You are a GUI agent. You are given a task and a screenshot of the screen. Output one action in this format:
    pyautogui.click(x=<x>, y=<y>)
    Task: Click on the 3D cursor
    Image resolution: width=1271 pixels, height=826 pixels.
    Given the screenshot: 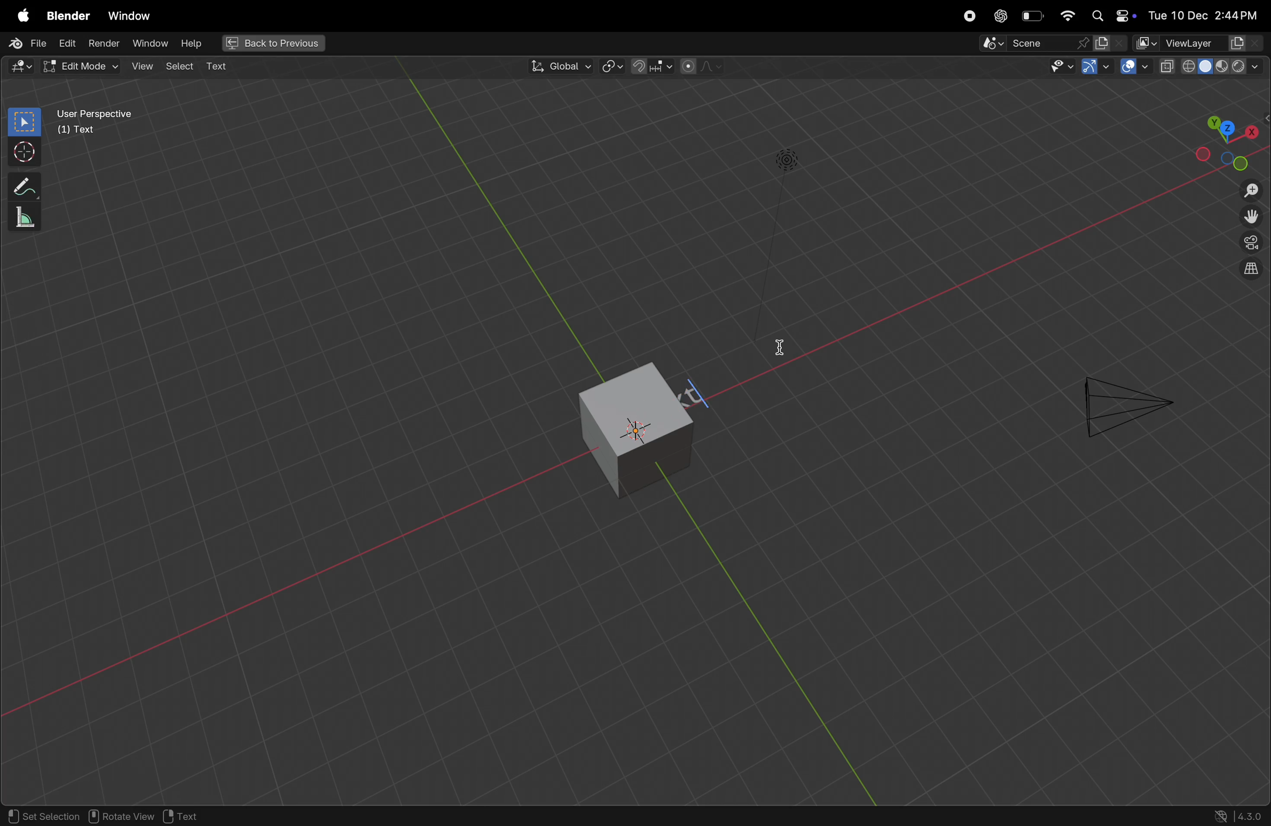 What is the action you would take?
    pyautogui.click(x=193, y=816)
    